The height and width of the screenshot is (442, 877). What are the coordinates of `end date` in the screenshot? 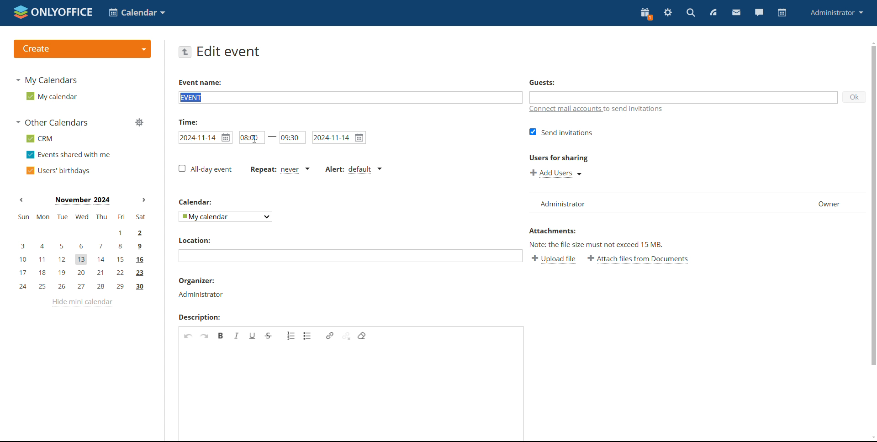 It's located at (338, 137).